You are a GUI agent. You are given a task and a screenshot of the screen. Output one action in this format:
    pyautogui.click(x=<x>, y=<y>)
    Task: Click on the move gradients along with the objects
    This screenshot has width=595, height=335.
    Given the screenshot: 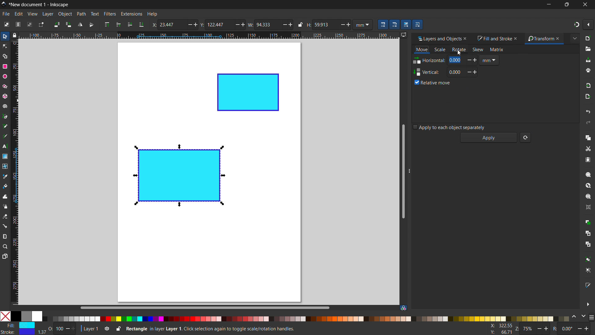 What is the action you would take?
    pyautogui.click(x=406, y=25)
    